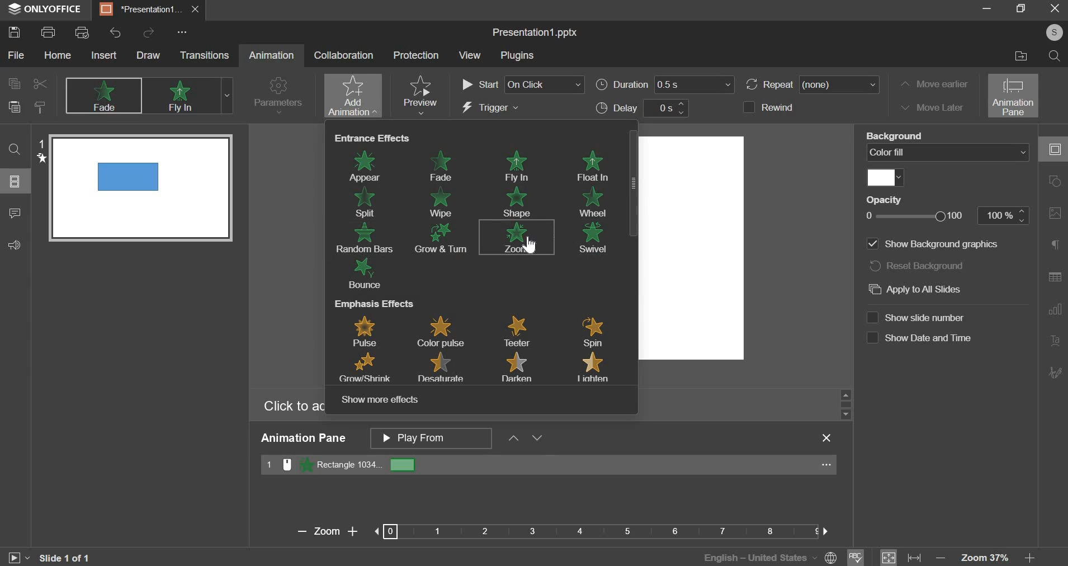 The image size is (1068, 566). What do you see at coordinates (417, 55) in the screenshot?
I see `Protection` at bounding box center [417, 55].